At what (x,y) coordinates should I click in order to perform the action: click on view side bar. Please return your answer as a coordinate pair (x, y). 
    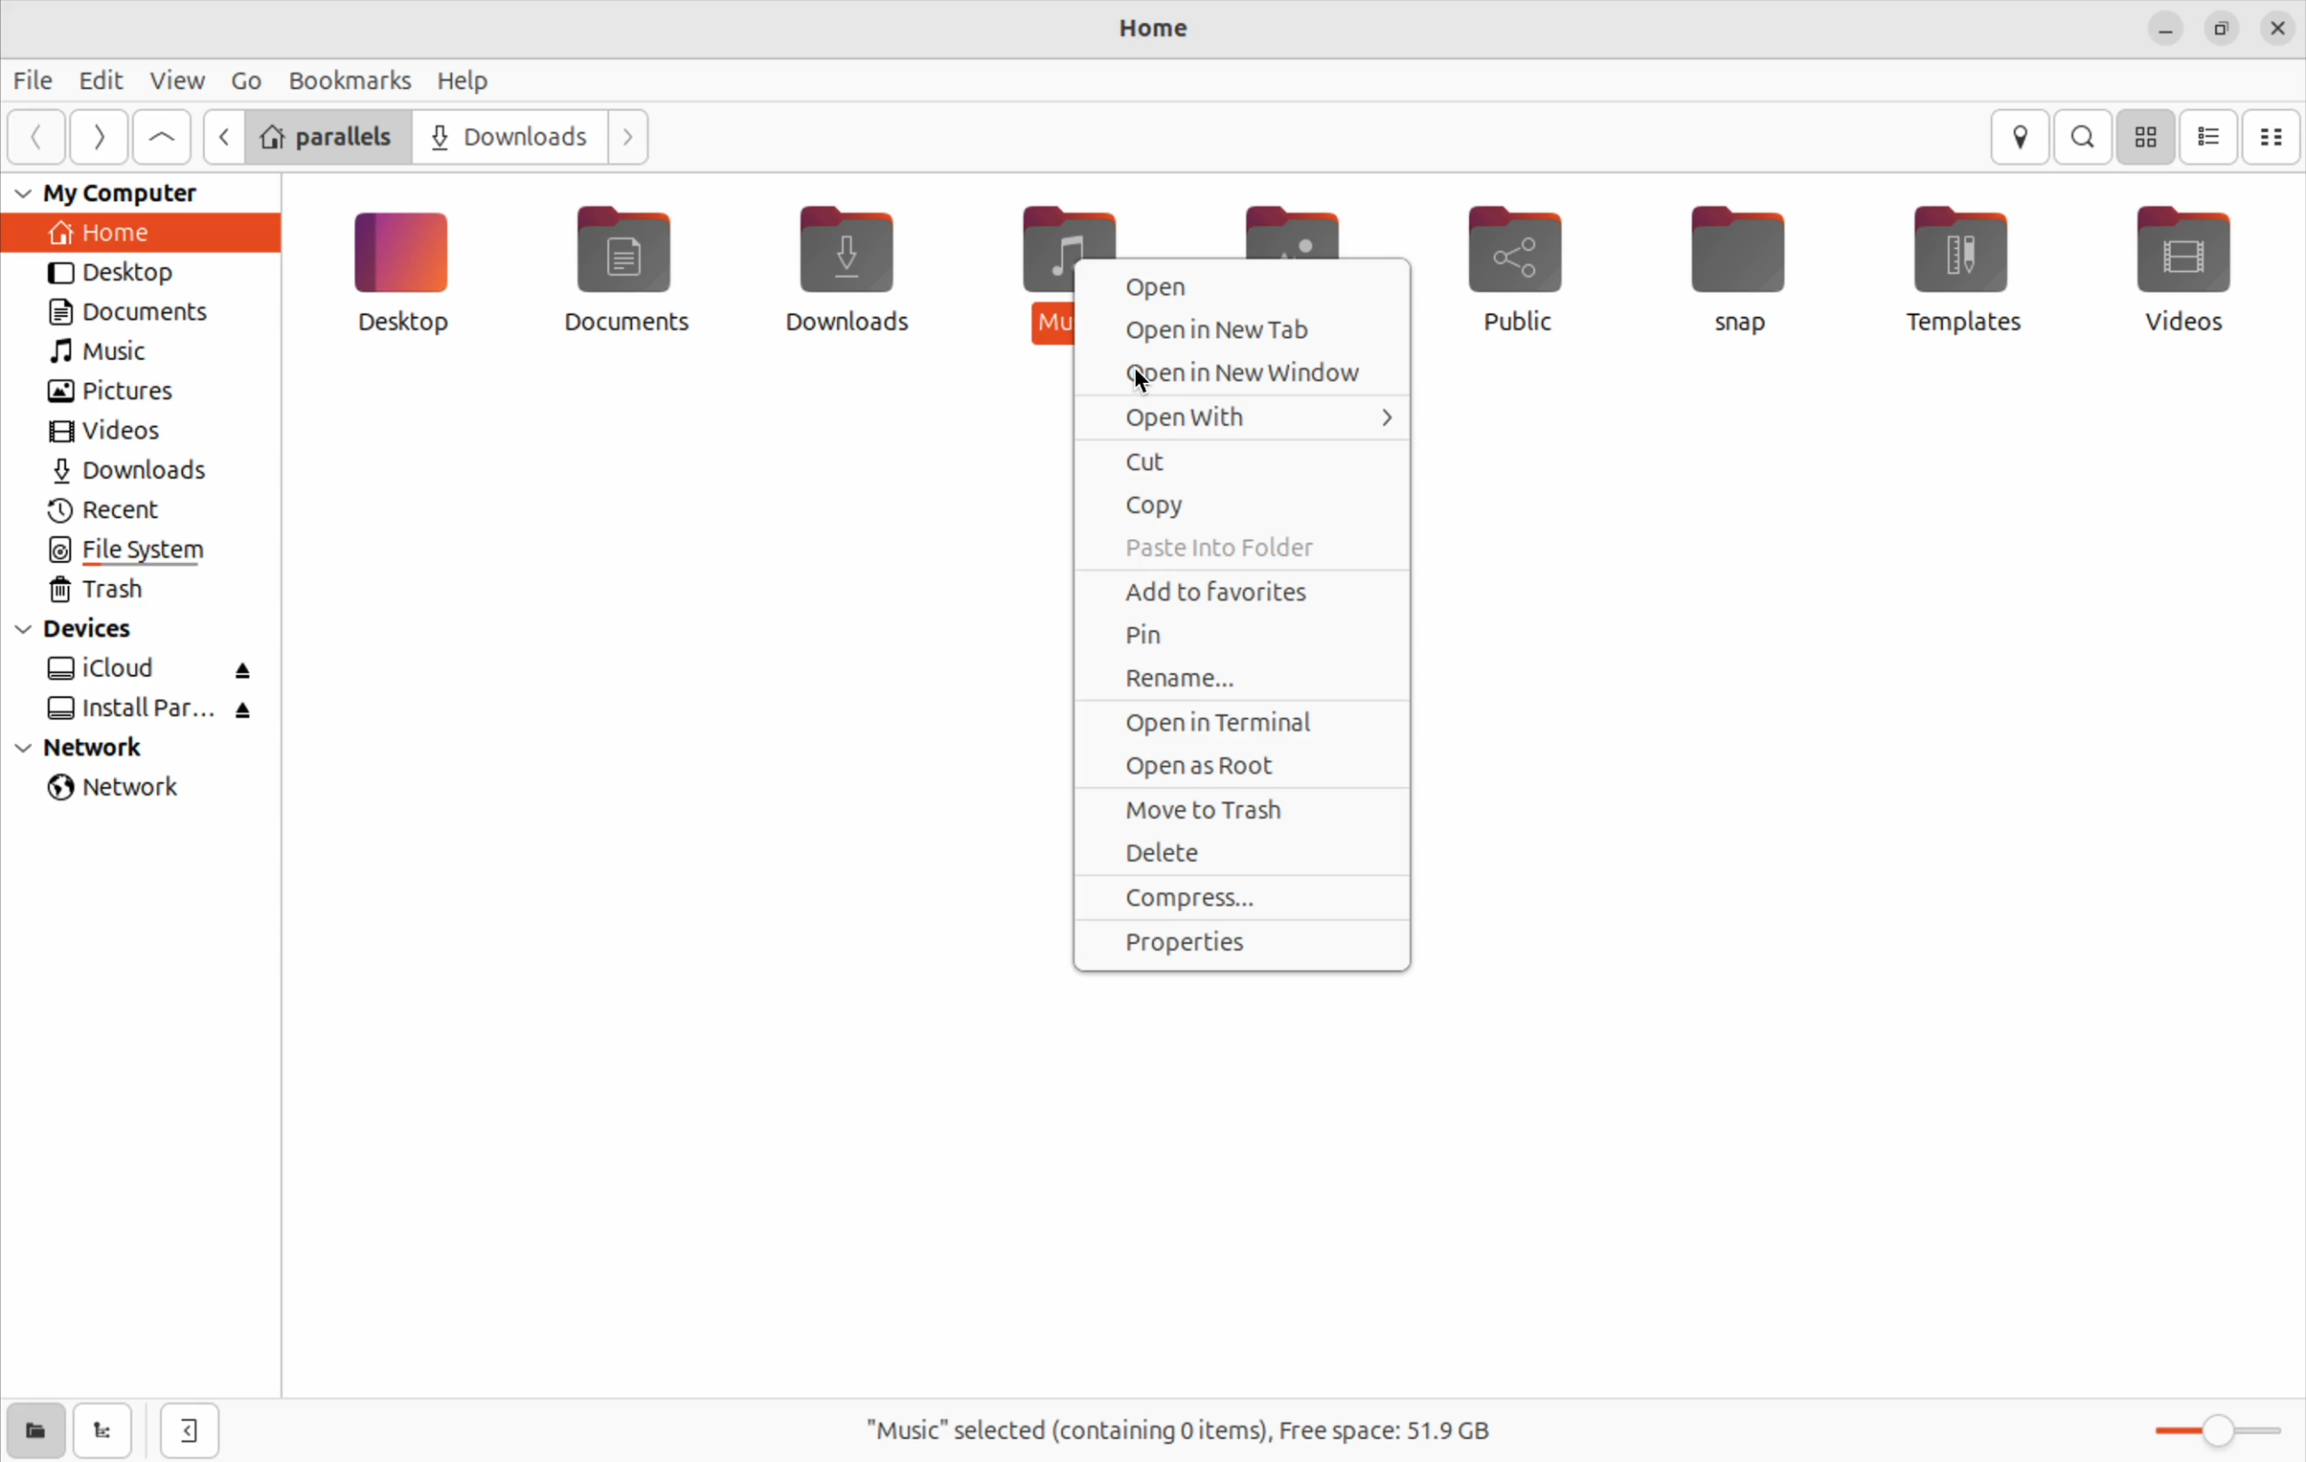
    Looking at the image, I should click on (192, 1429).